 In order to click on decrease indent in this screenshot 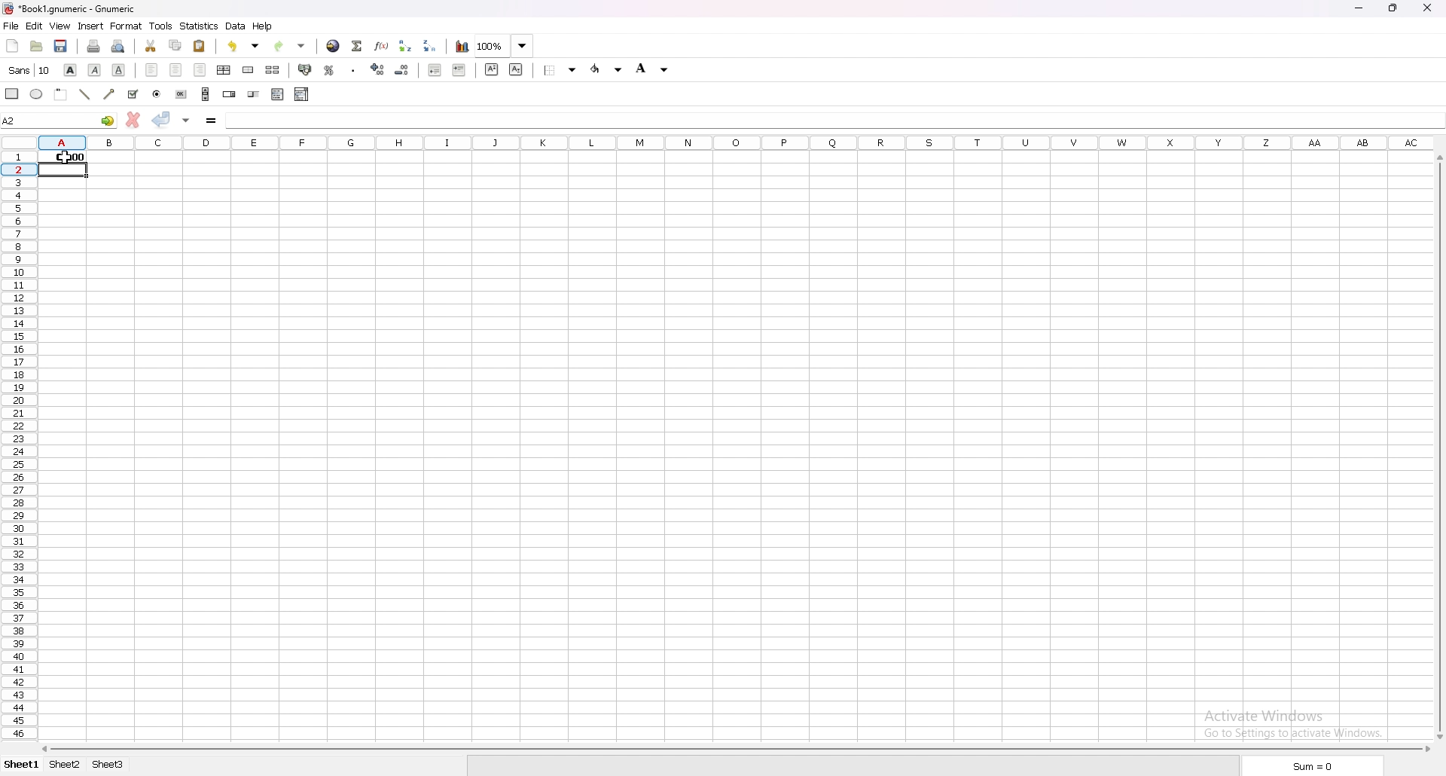, I will do `click(435, 69)`.